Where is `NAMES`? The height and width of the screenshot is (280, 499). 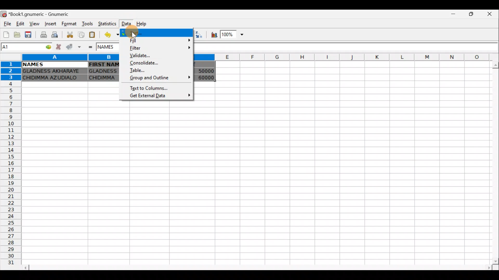
NAMES is located at coordinates (110, 48).